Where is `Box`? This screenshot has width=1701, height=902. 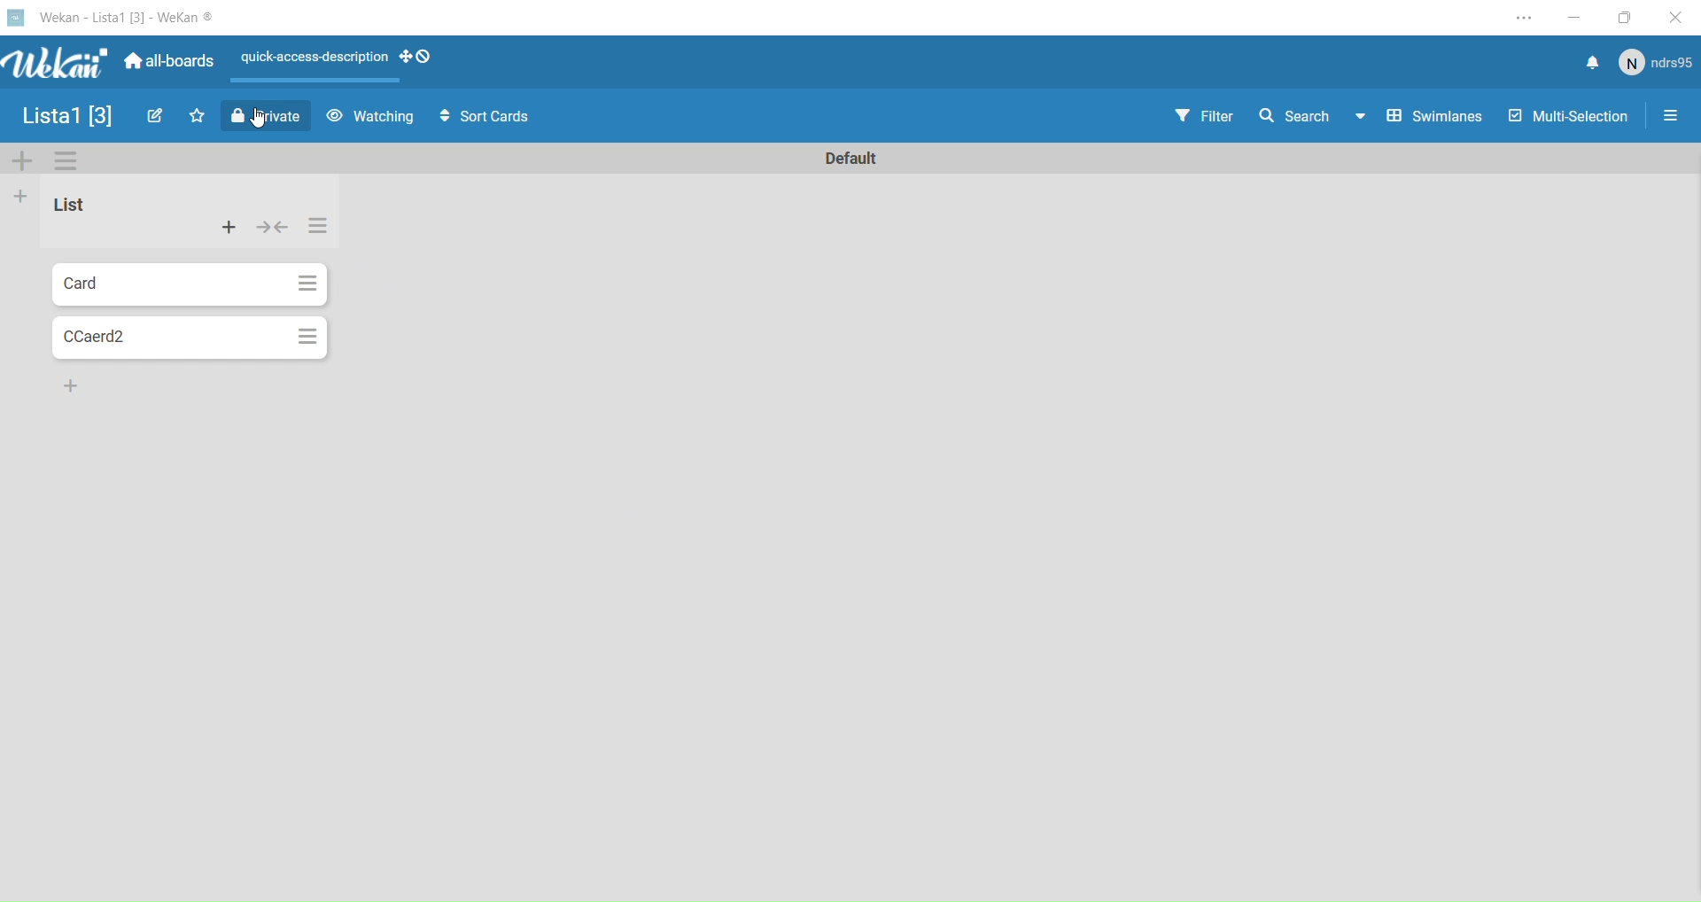
Box is located at coordinates (1622, 15).